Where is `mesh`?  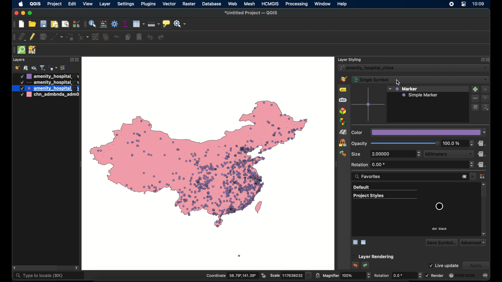
mesh is located at coordinates (249, 4).